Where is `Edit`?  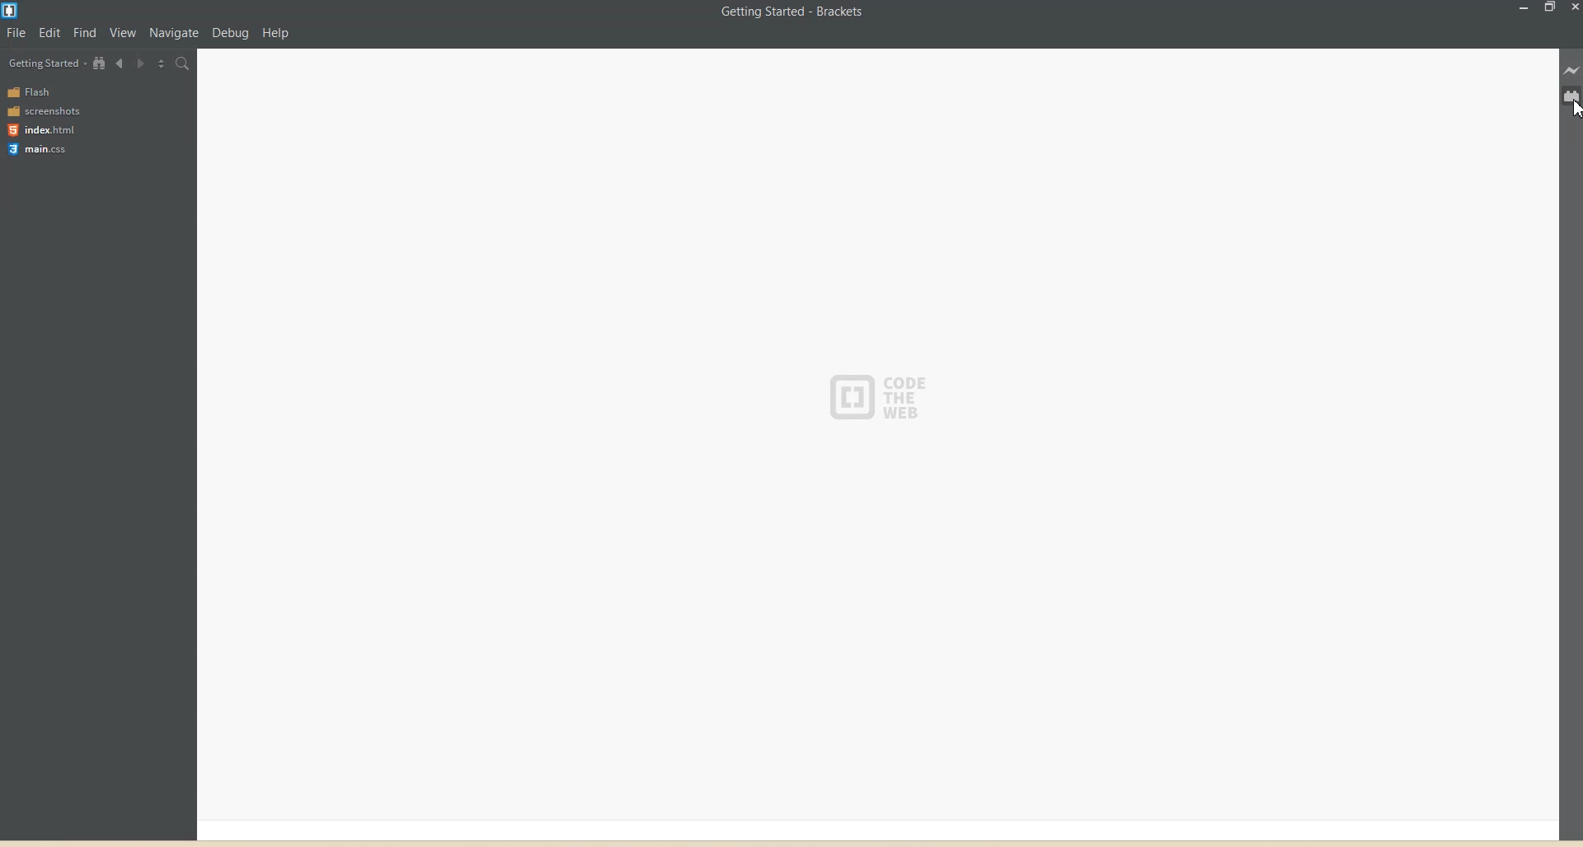
Edit is located at coordinates (50, 32).